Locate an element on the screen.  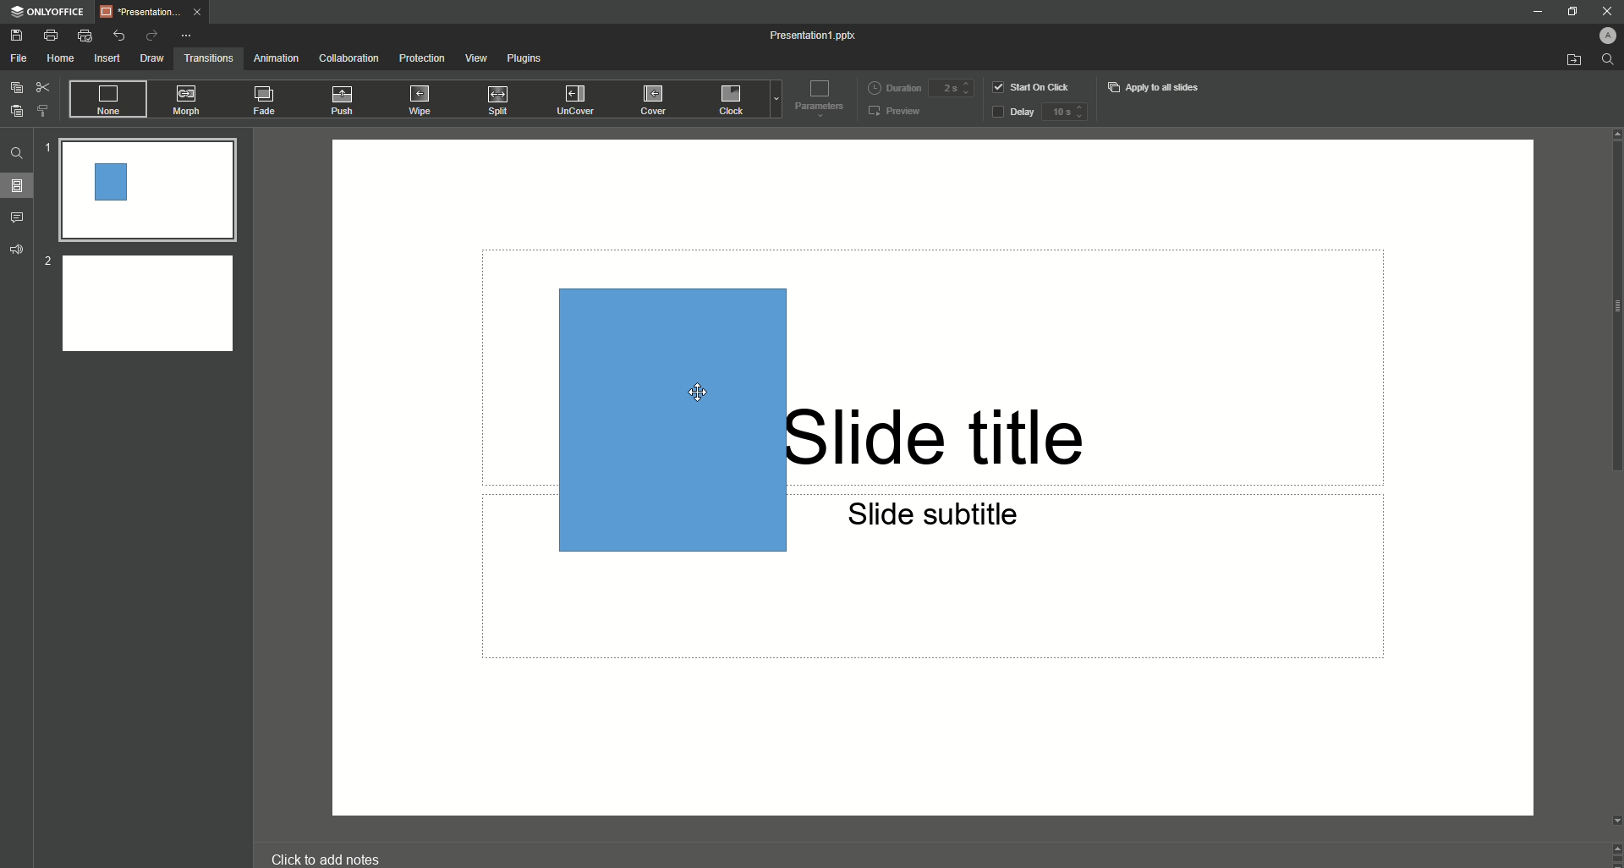
Morph is located at coordinates (192, 101).